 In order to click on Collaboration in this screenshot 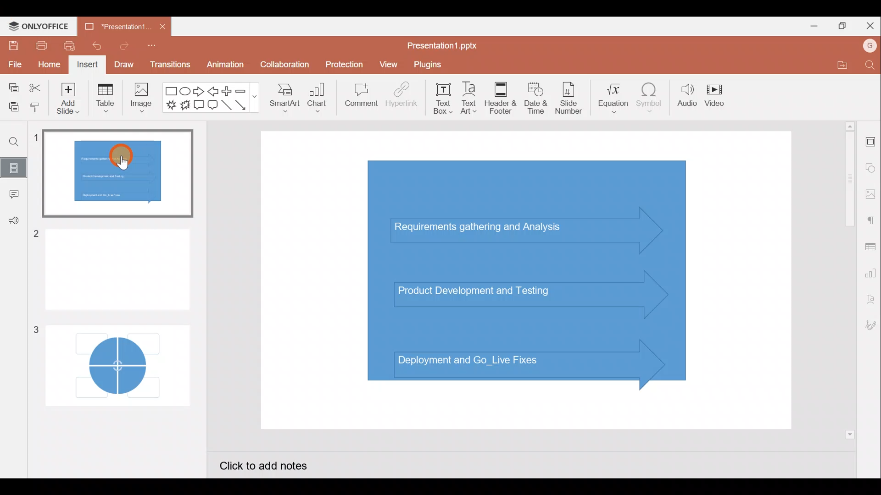, I will do `click(284, 65)`.